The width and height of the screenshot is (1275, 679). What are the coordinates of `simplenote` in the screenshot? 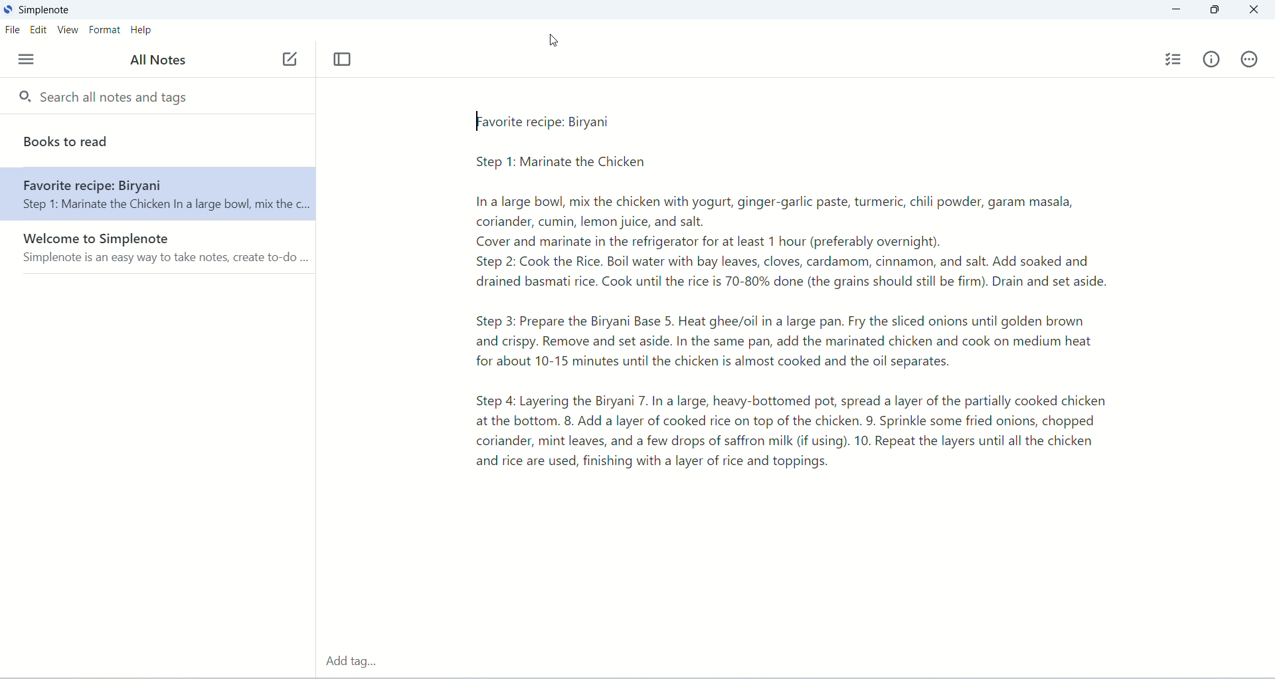 It's located at (46, 11).